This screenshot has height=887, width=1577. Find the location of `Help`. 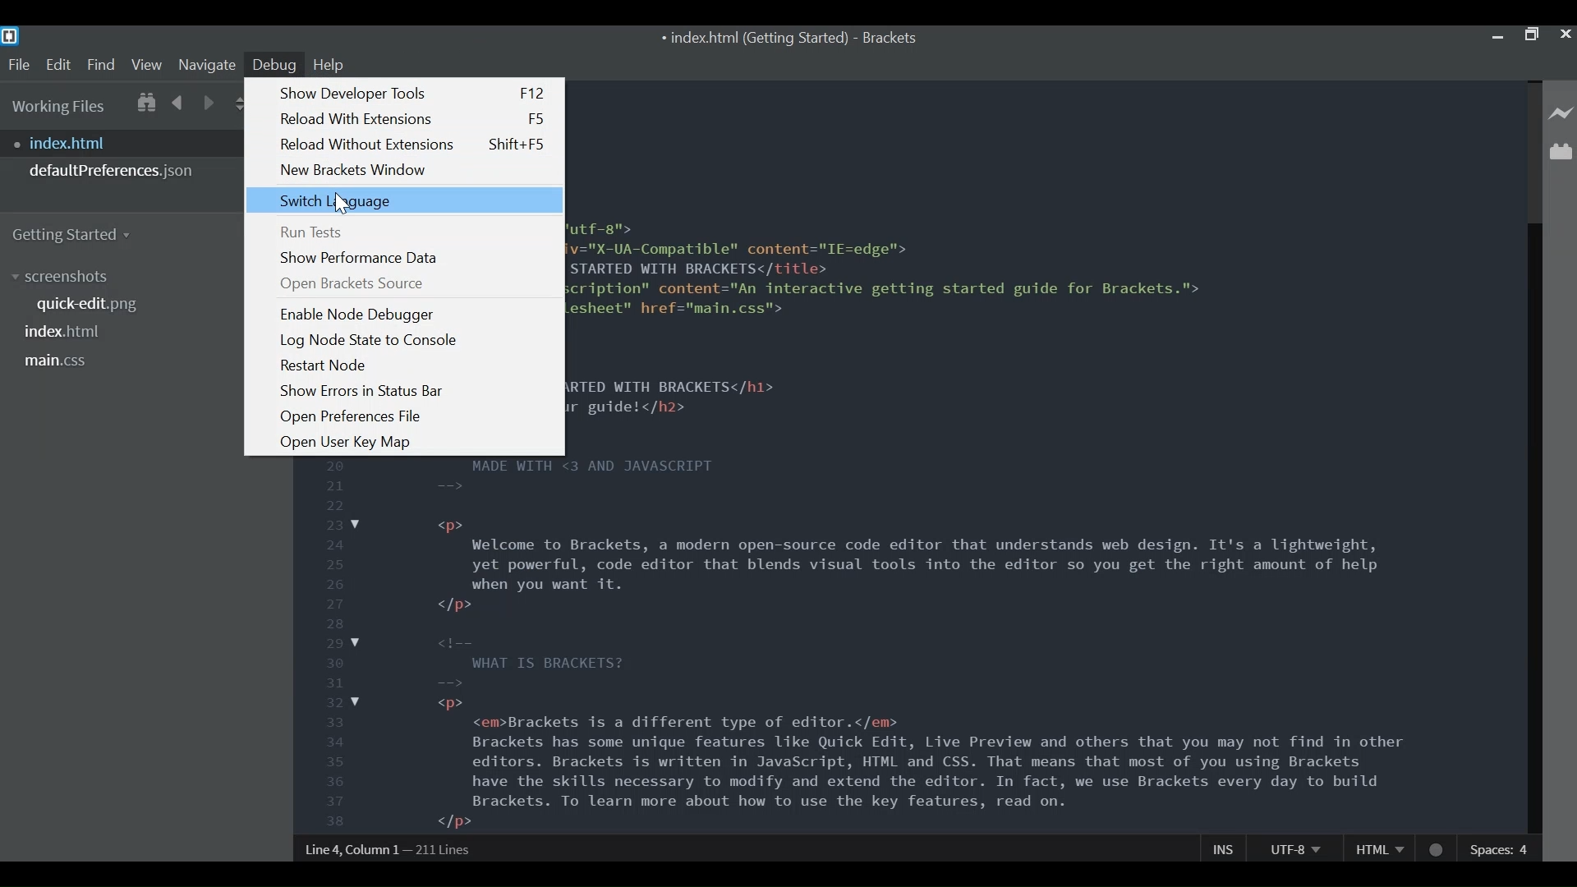

Help is located at coordinates (329, 65).